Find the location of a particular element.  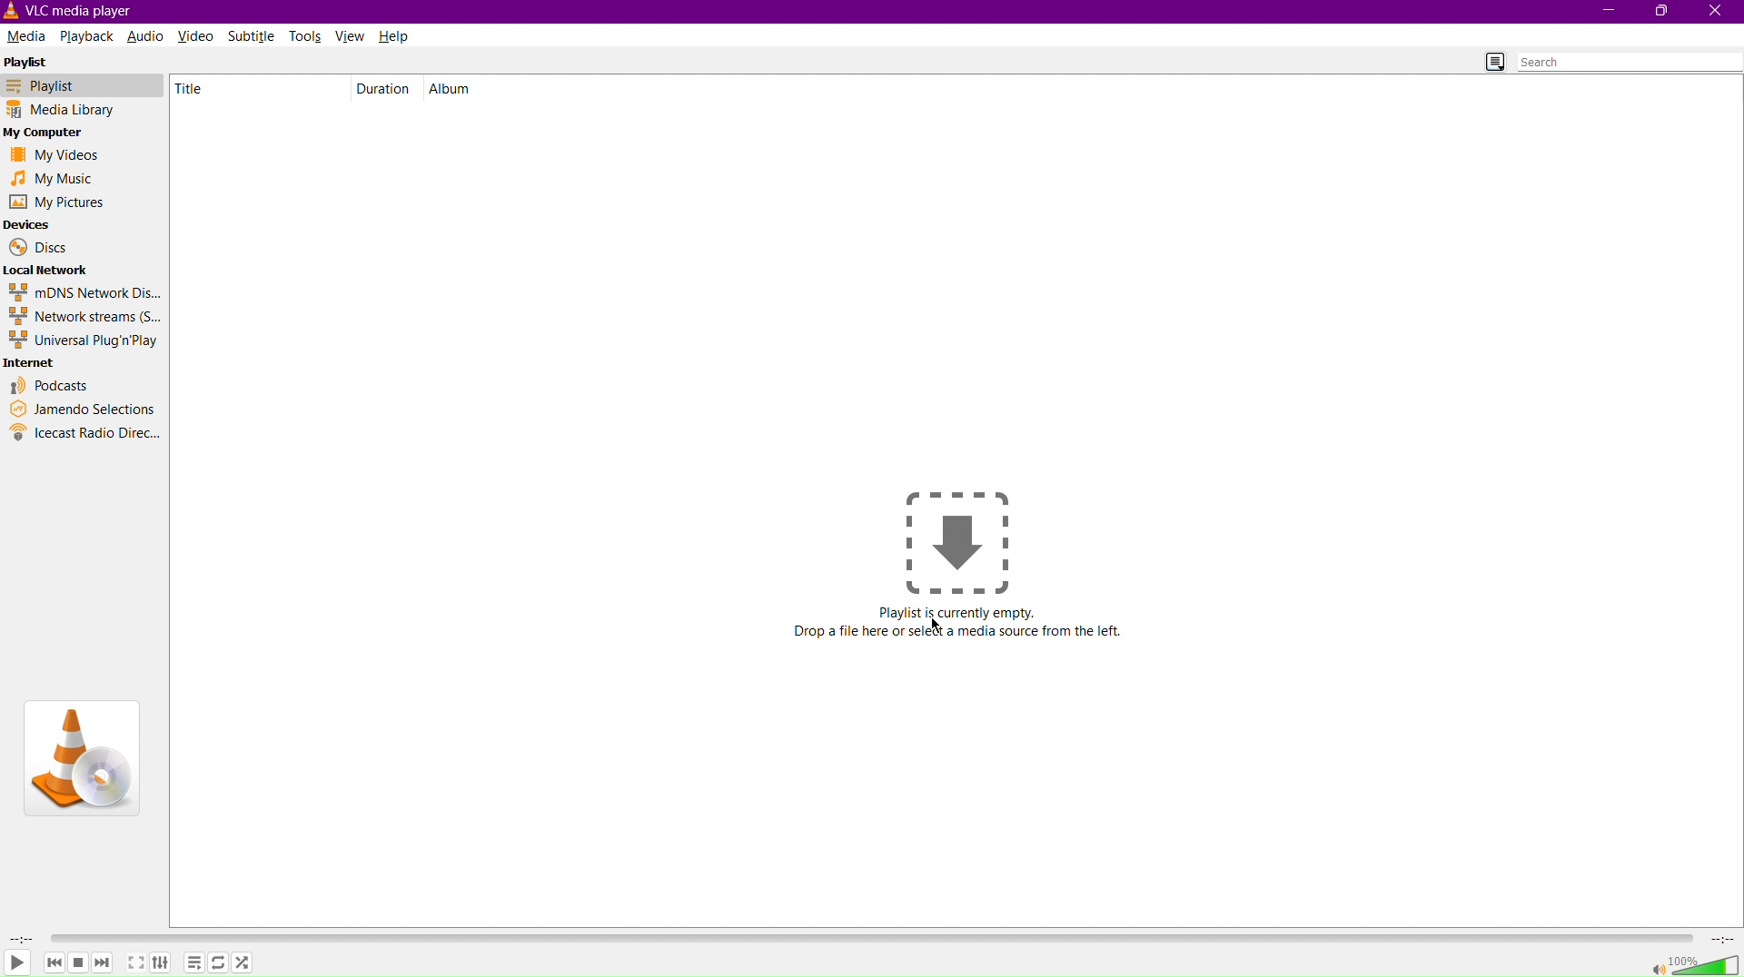

Discs is located at coordinates (36, 246).